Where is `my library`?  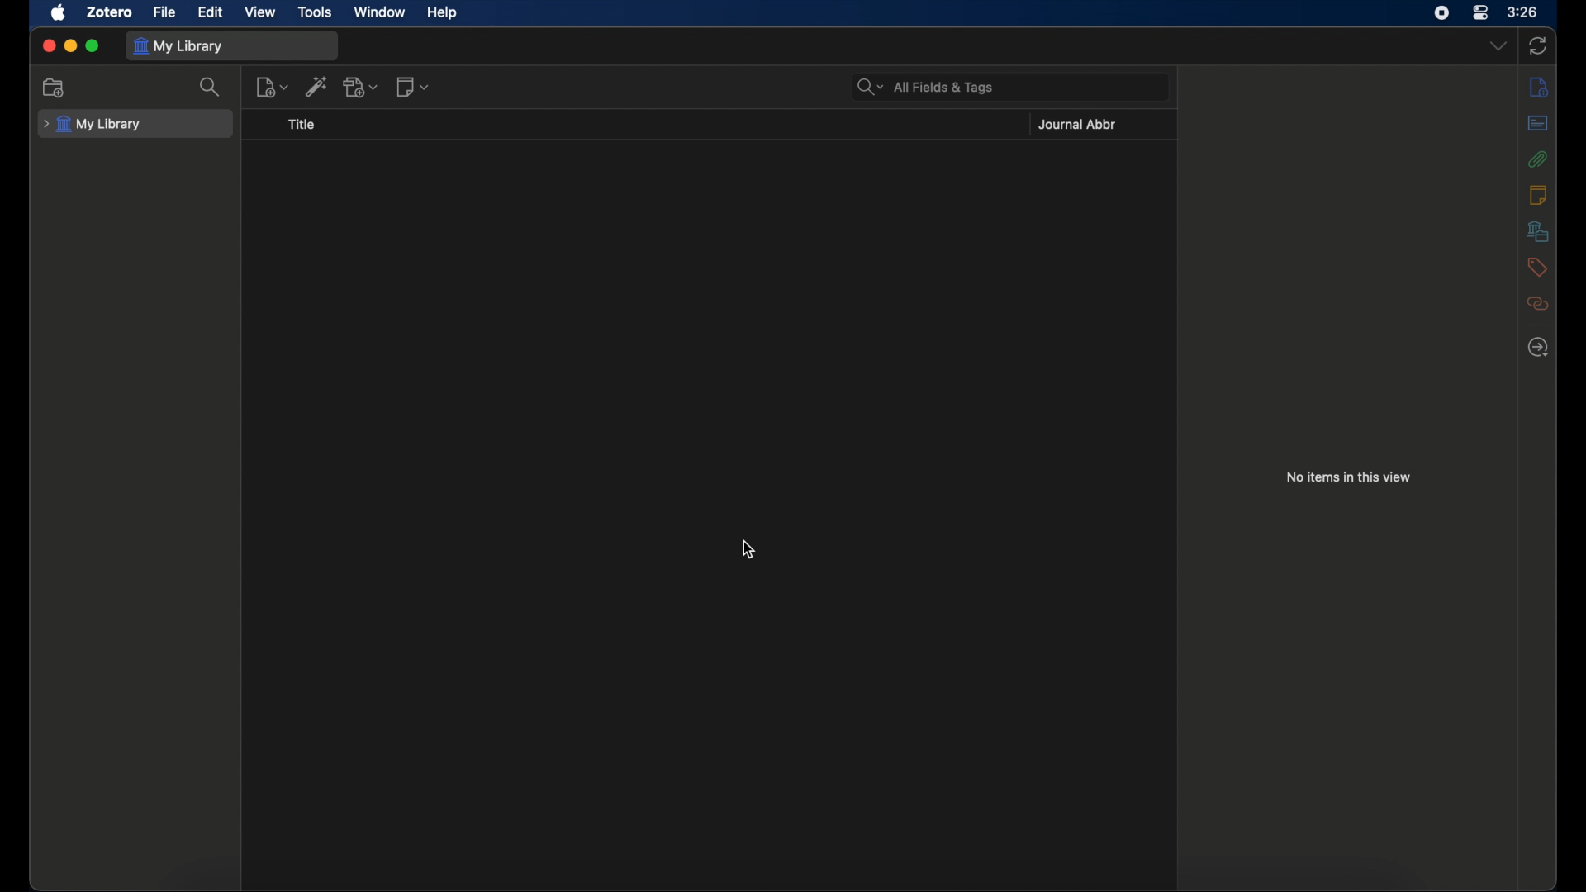 my library is located at coordinates (93, 124).